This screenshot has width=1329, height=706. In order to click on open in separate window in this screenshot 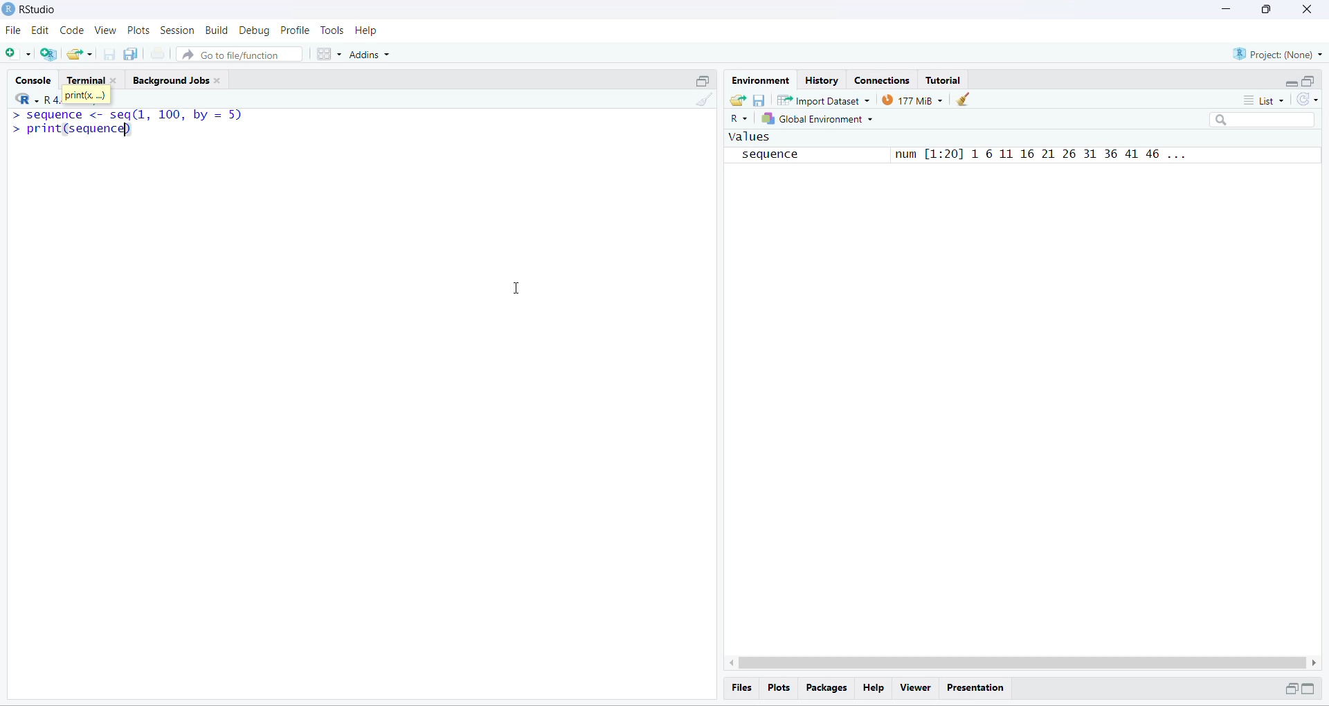, I will do `click(1310, 81)`.